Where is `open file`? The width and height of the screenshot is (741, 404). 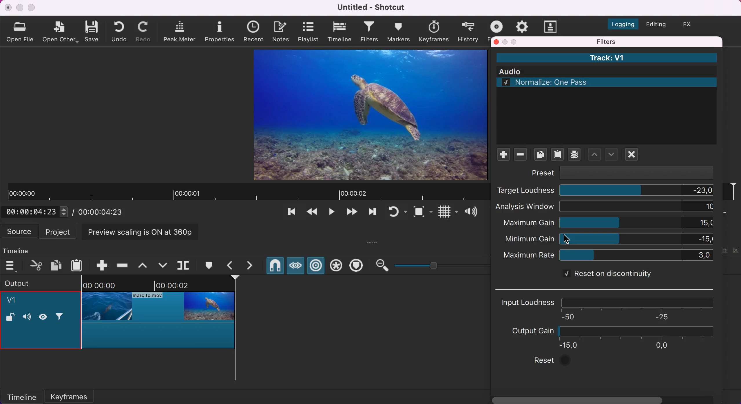 open file is located at coordinates (21, 31).